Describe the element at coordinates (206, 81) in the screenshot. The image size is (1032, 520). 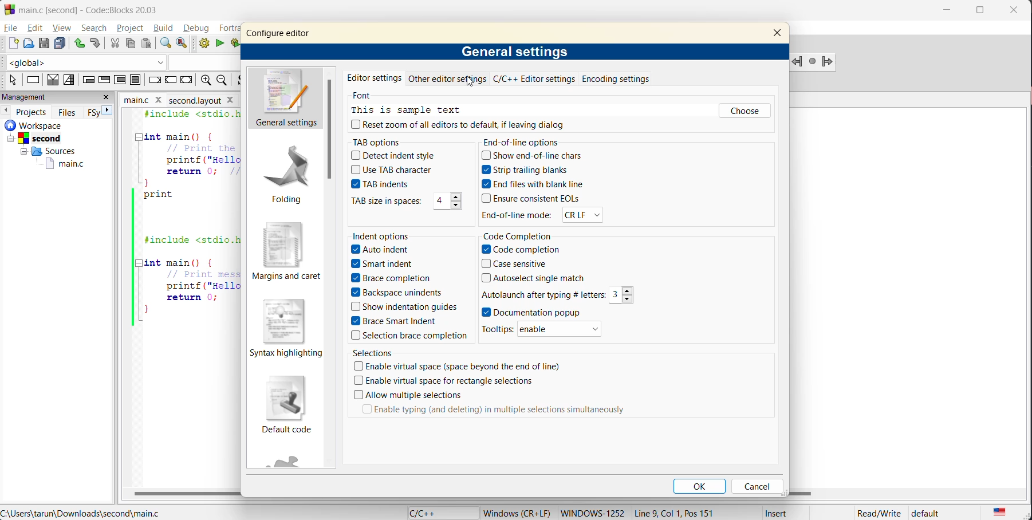
I see `zoom out` at that location.